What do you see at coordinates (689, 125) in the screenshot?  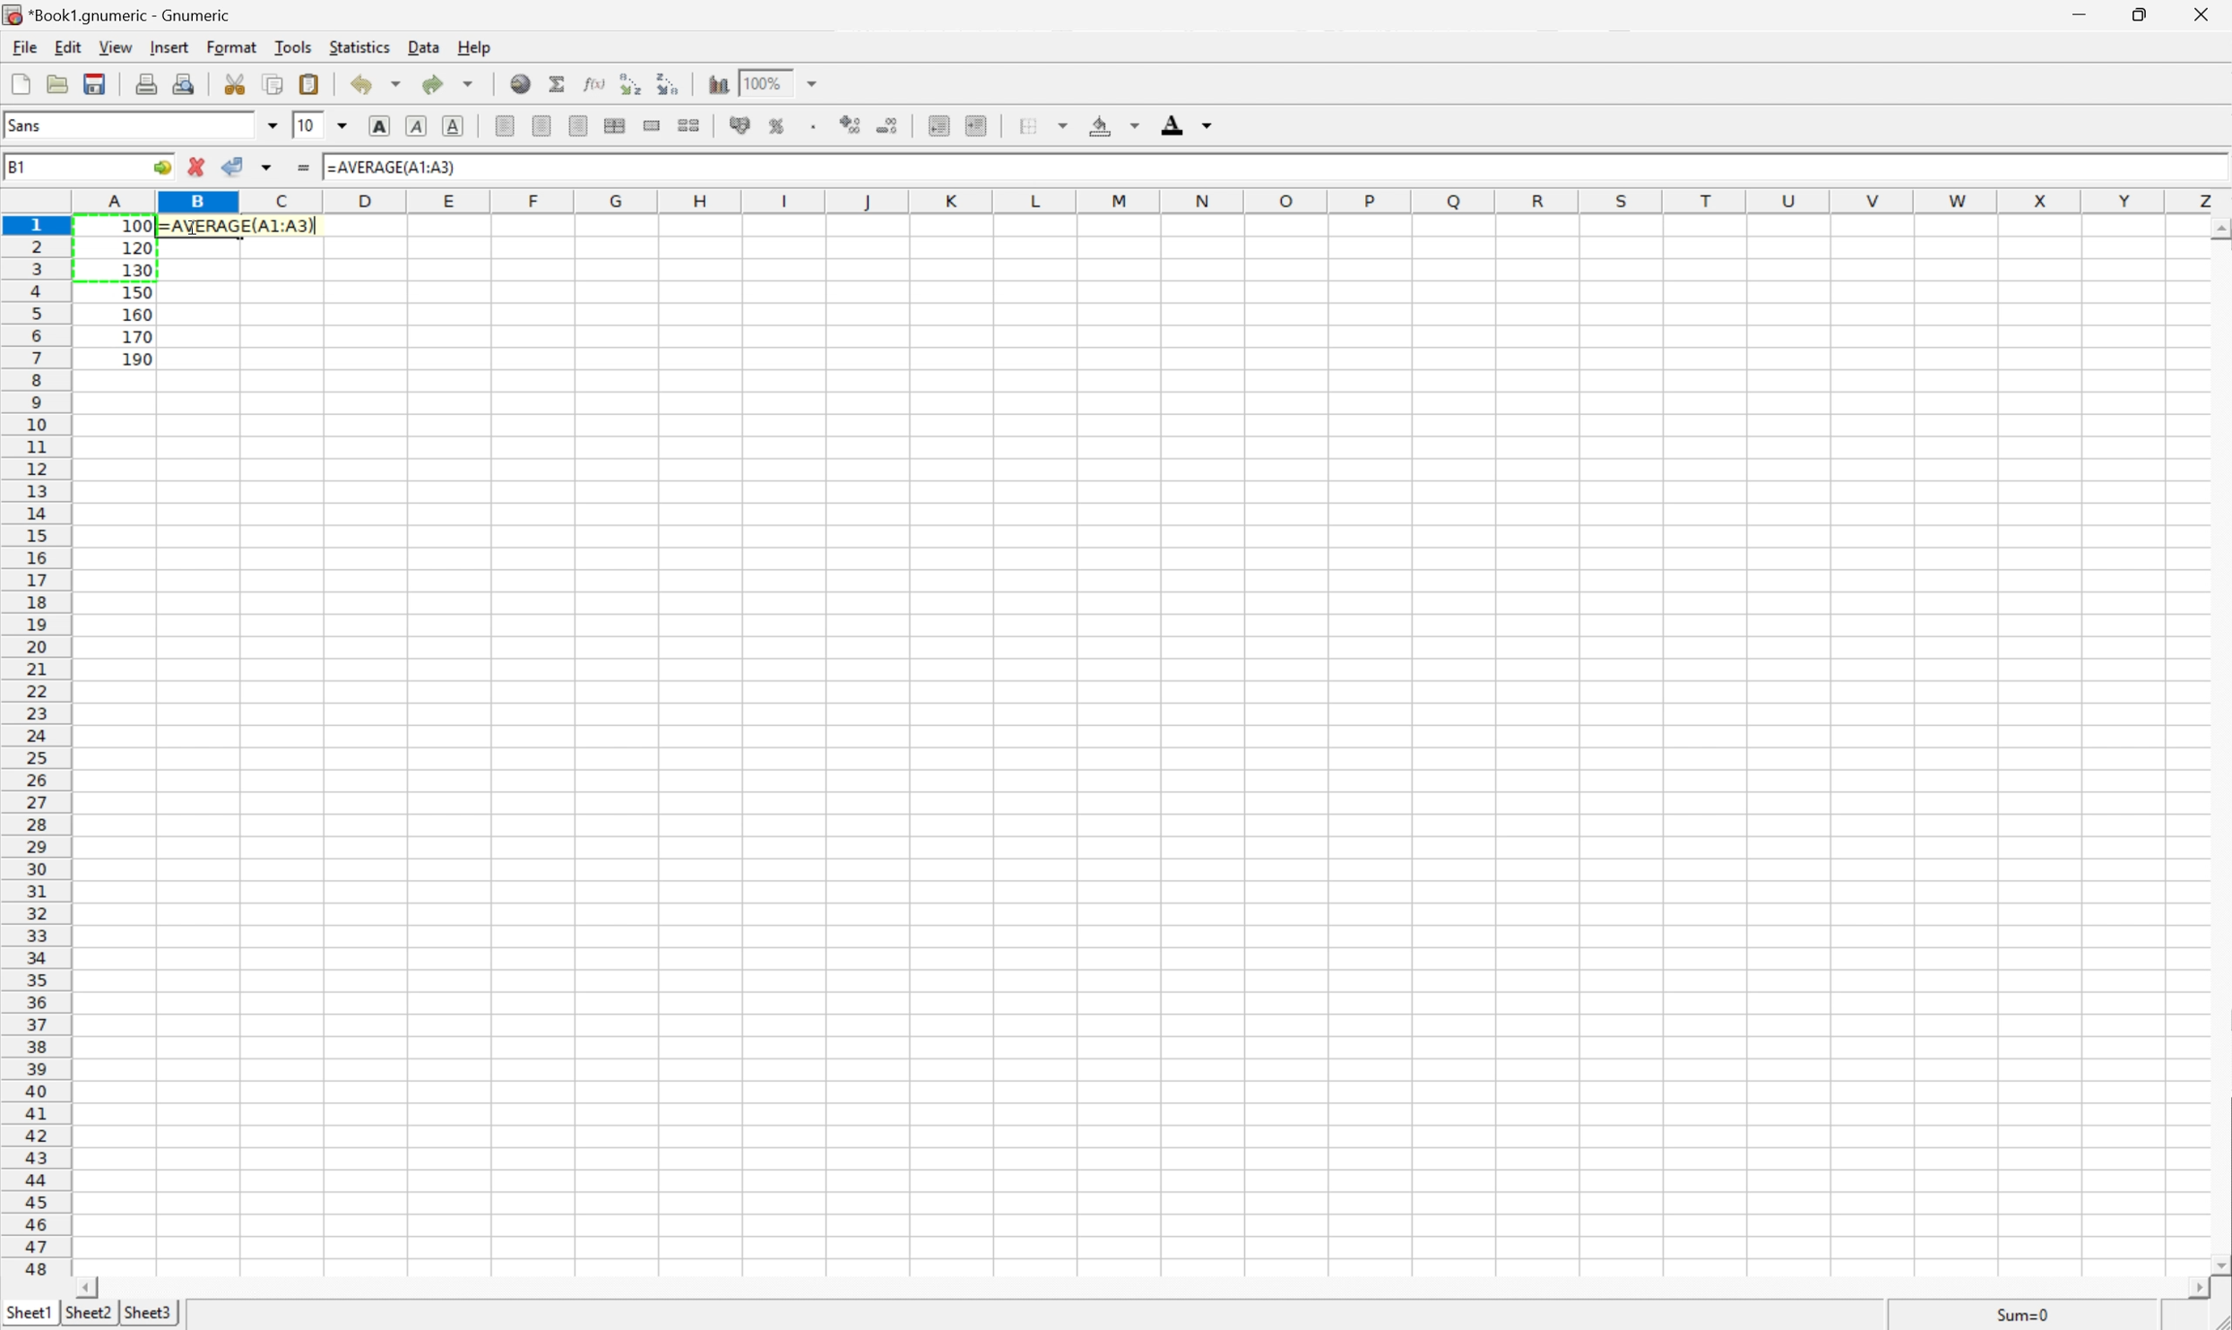 I see `Split the ranges of merged cells` at bounding box center [689, 125].